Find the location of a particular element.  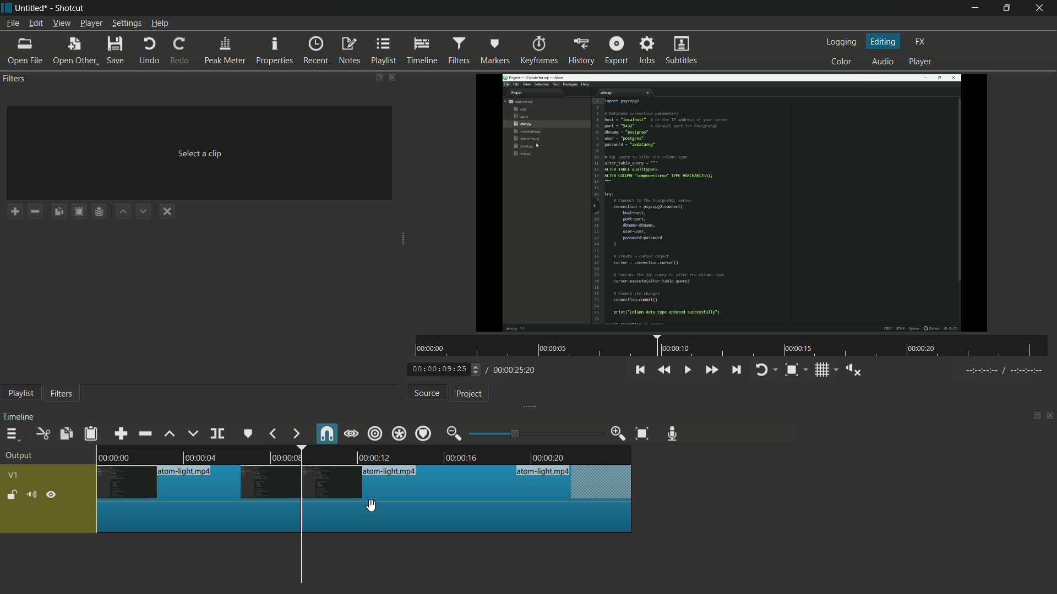

filters is located at coordinates (62, 394).